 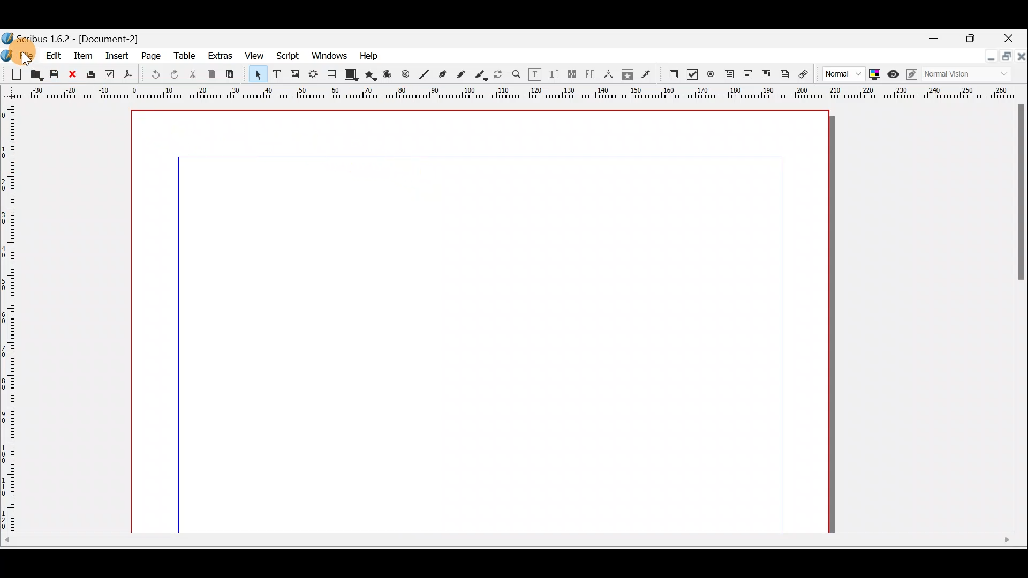 What do you see at coordinates (128, 75) in the screenshot?
I see `Save as PDF` at bounding box center [128, 75].